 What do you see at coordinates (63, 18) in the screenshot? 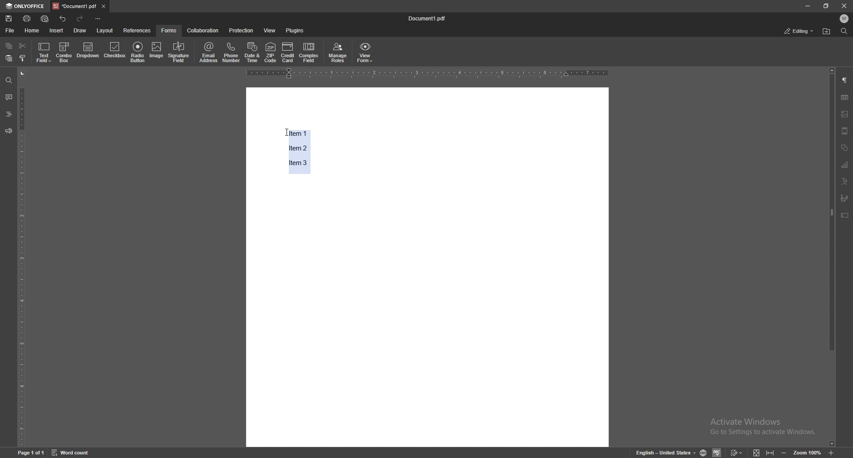
I see `undo` at bounding box center [63, 18].